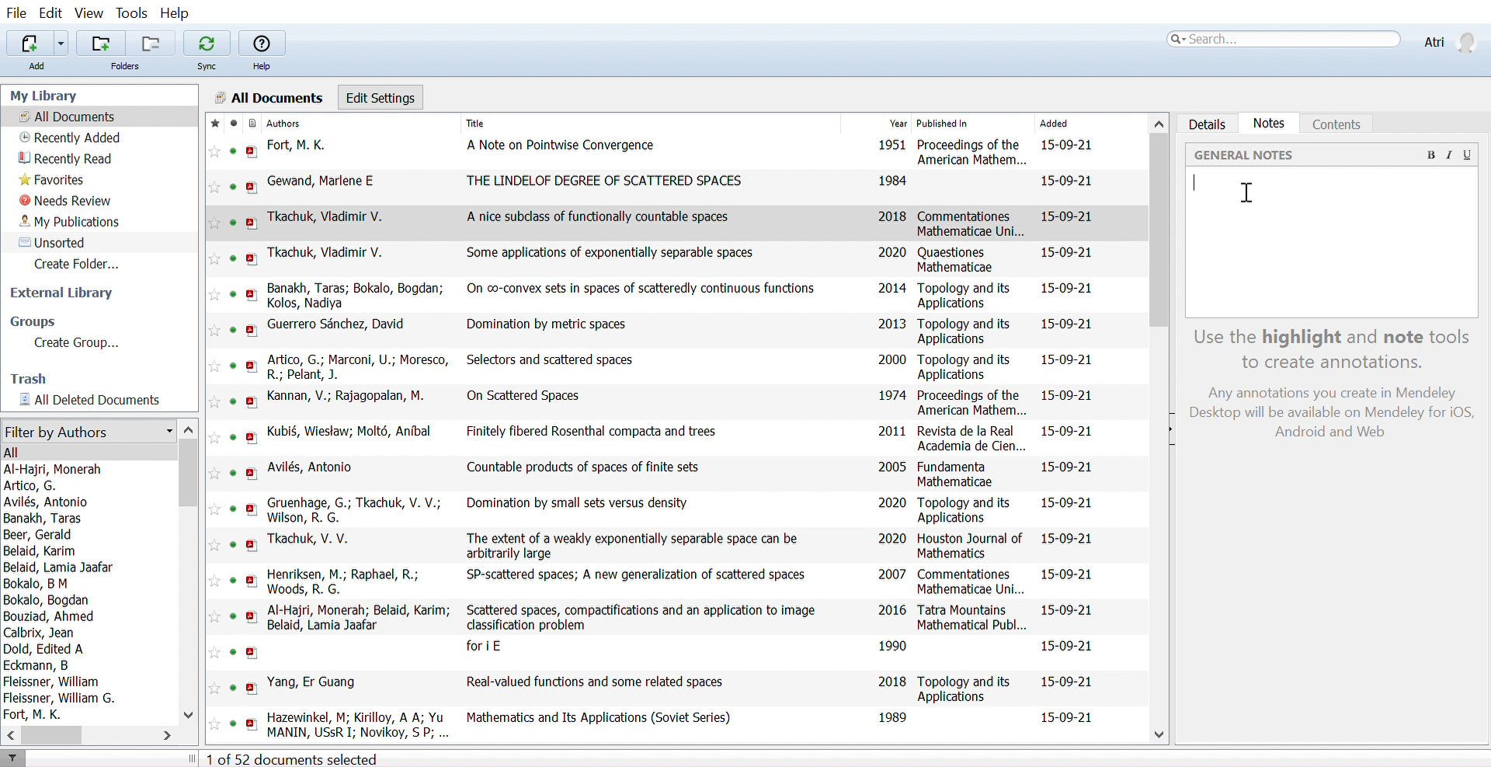 This screenshot has width=1491, height=767. I want to click on Unsorted, so click(54, 243).